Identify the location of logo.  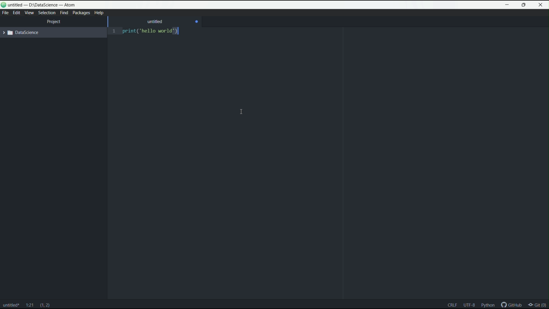
(4, 5).